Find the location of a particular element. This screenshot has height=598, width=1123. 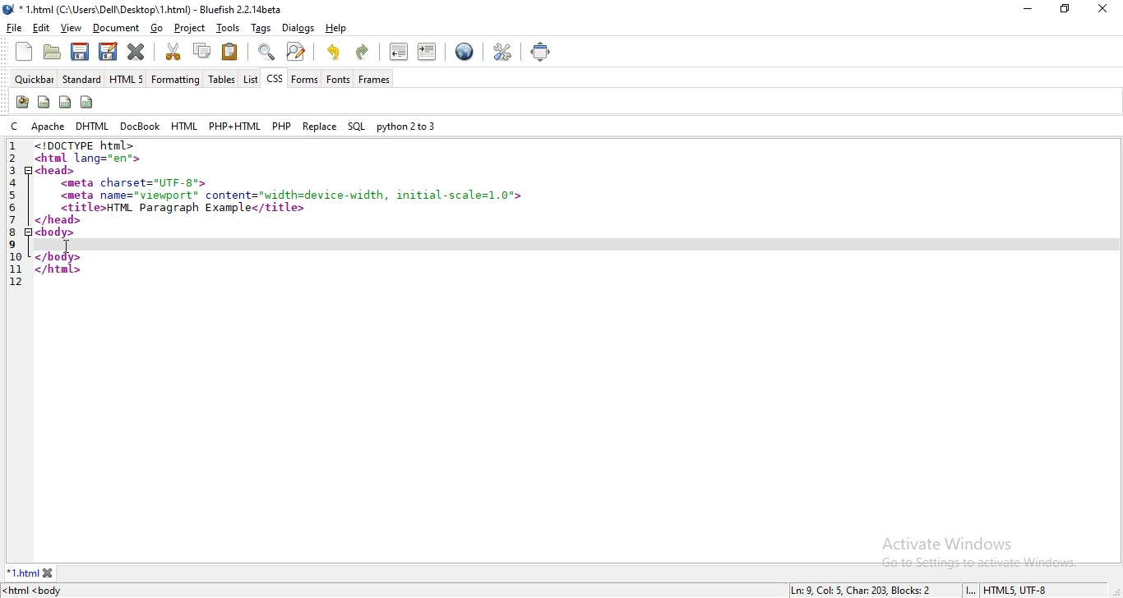

minimize is located at coordinates (1029, 9).